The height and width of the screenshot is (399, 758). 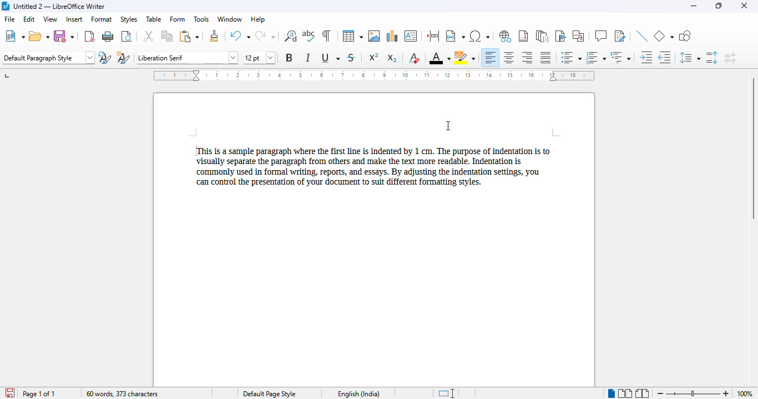 What do you see at coordinates (392, 58) in the screenshot?
I see `subscript` at bounding box center [392, 58].